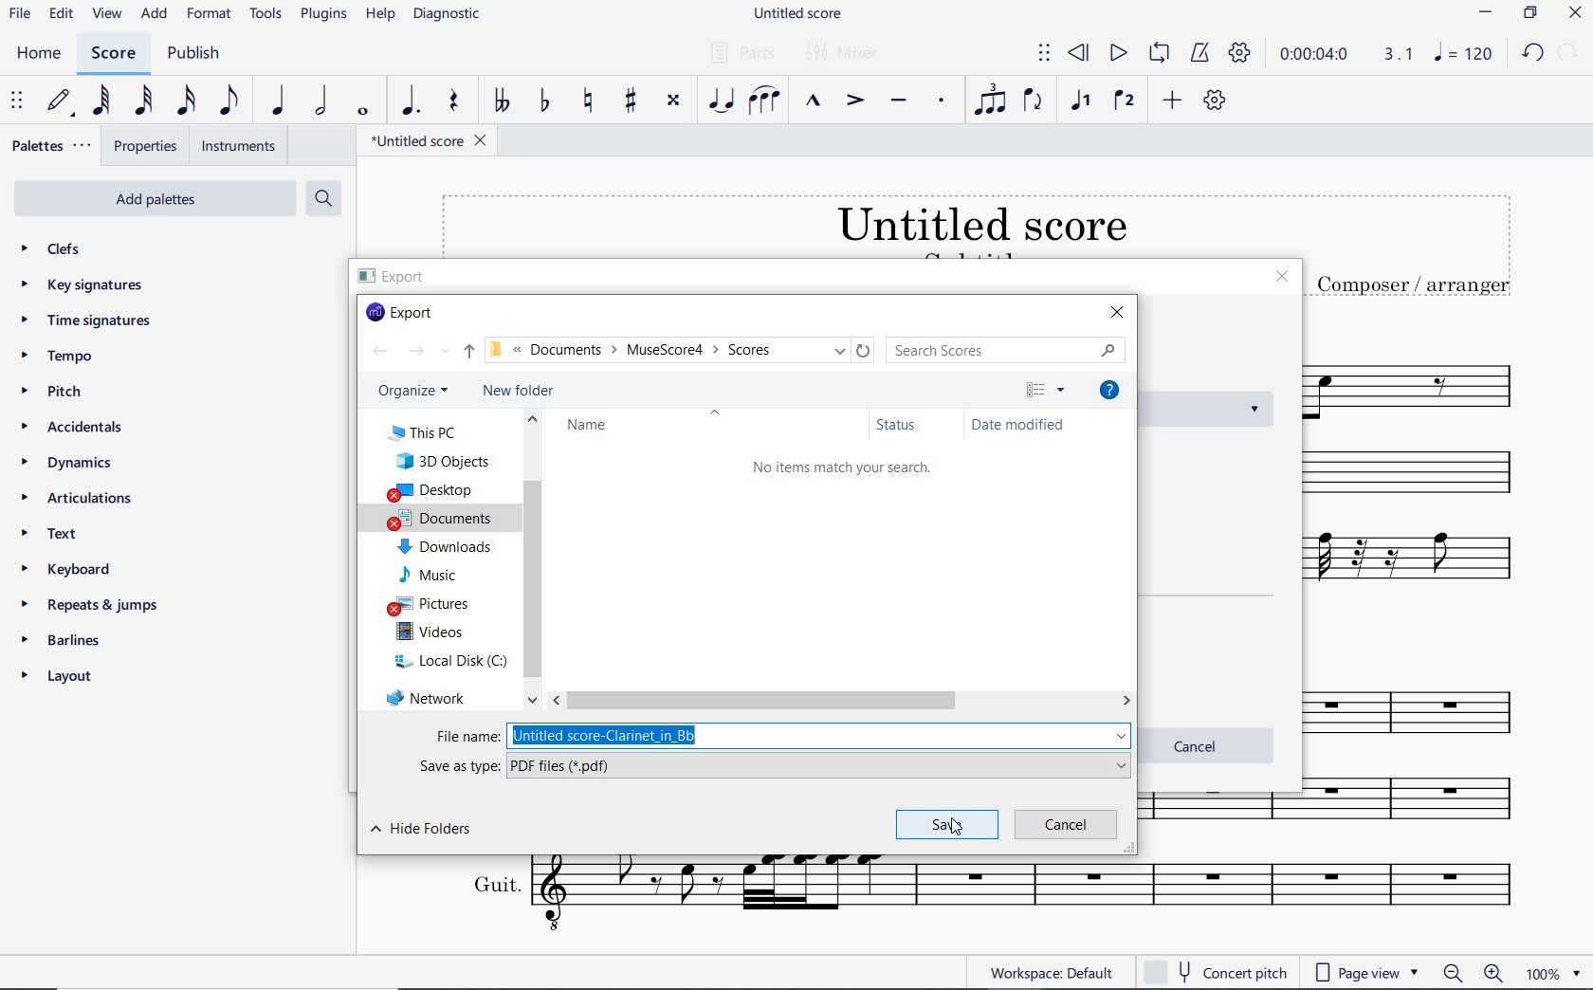  What do you see at coordinates (416, 355) in the screenshot?
I see `FORWARD` at bounding box center [416, 355].